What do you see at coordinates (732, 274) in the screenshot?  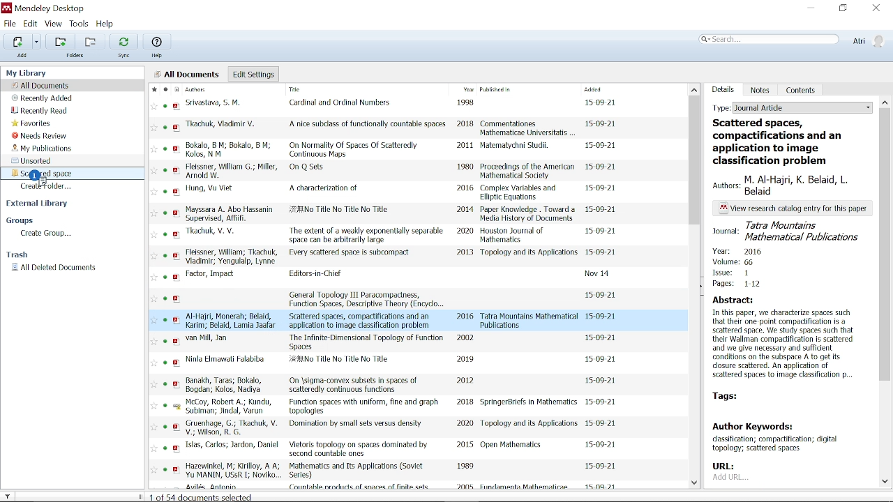 I see `issue` at bounding box center [732, 274].